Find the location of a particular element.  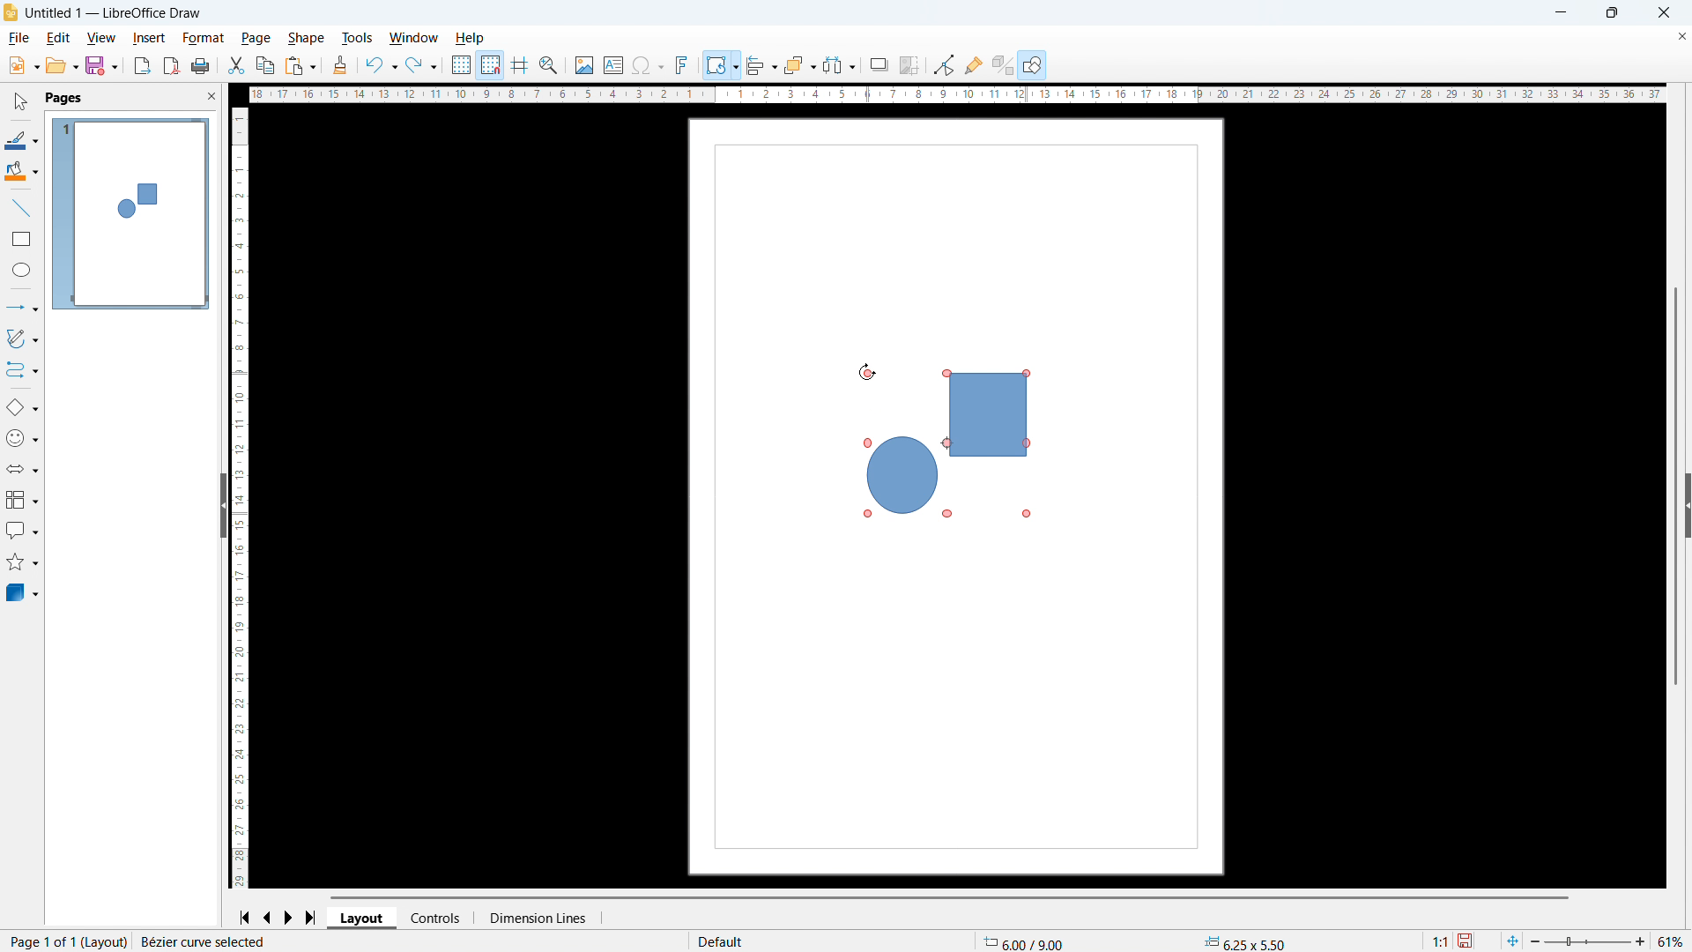

Insert  is located at coordinates (150, 38).